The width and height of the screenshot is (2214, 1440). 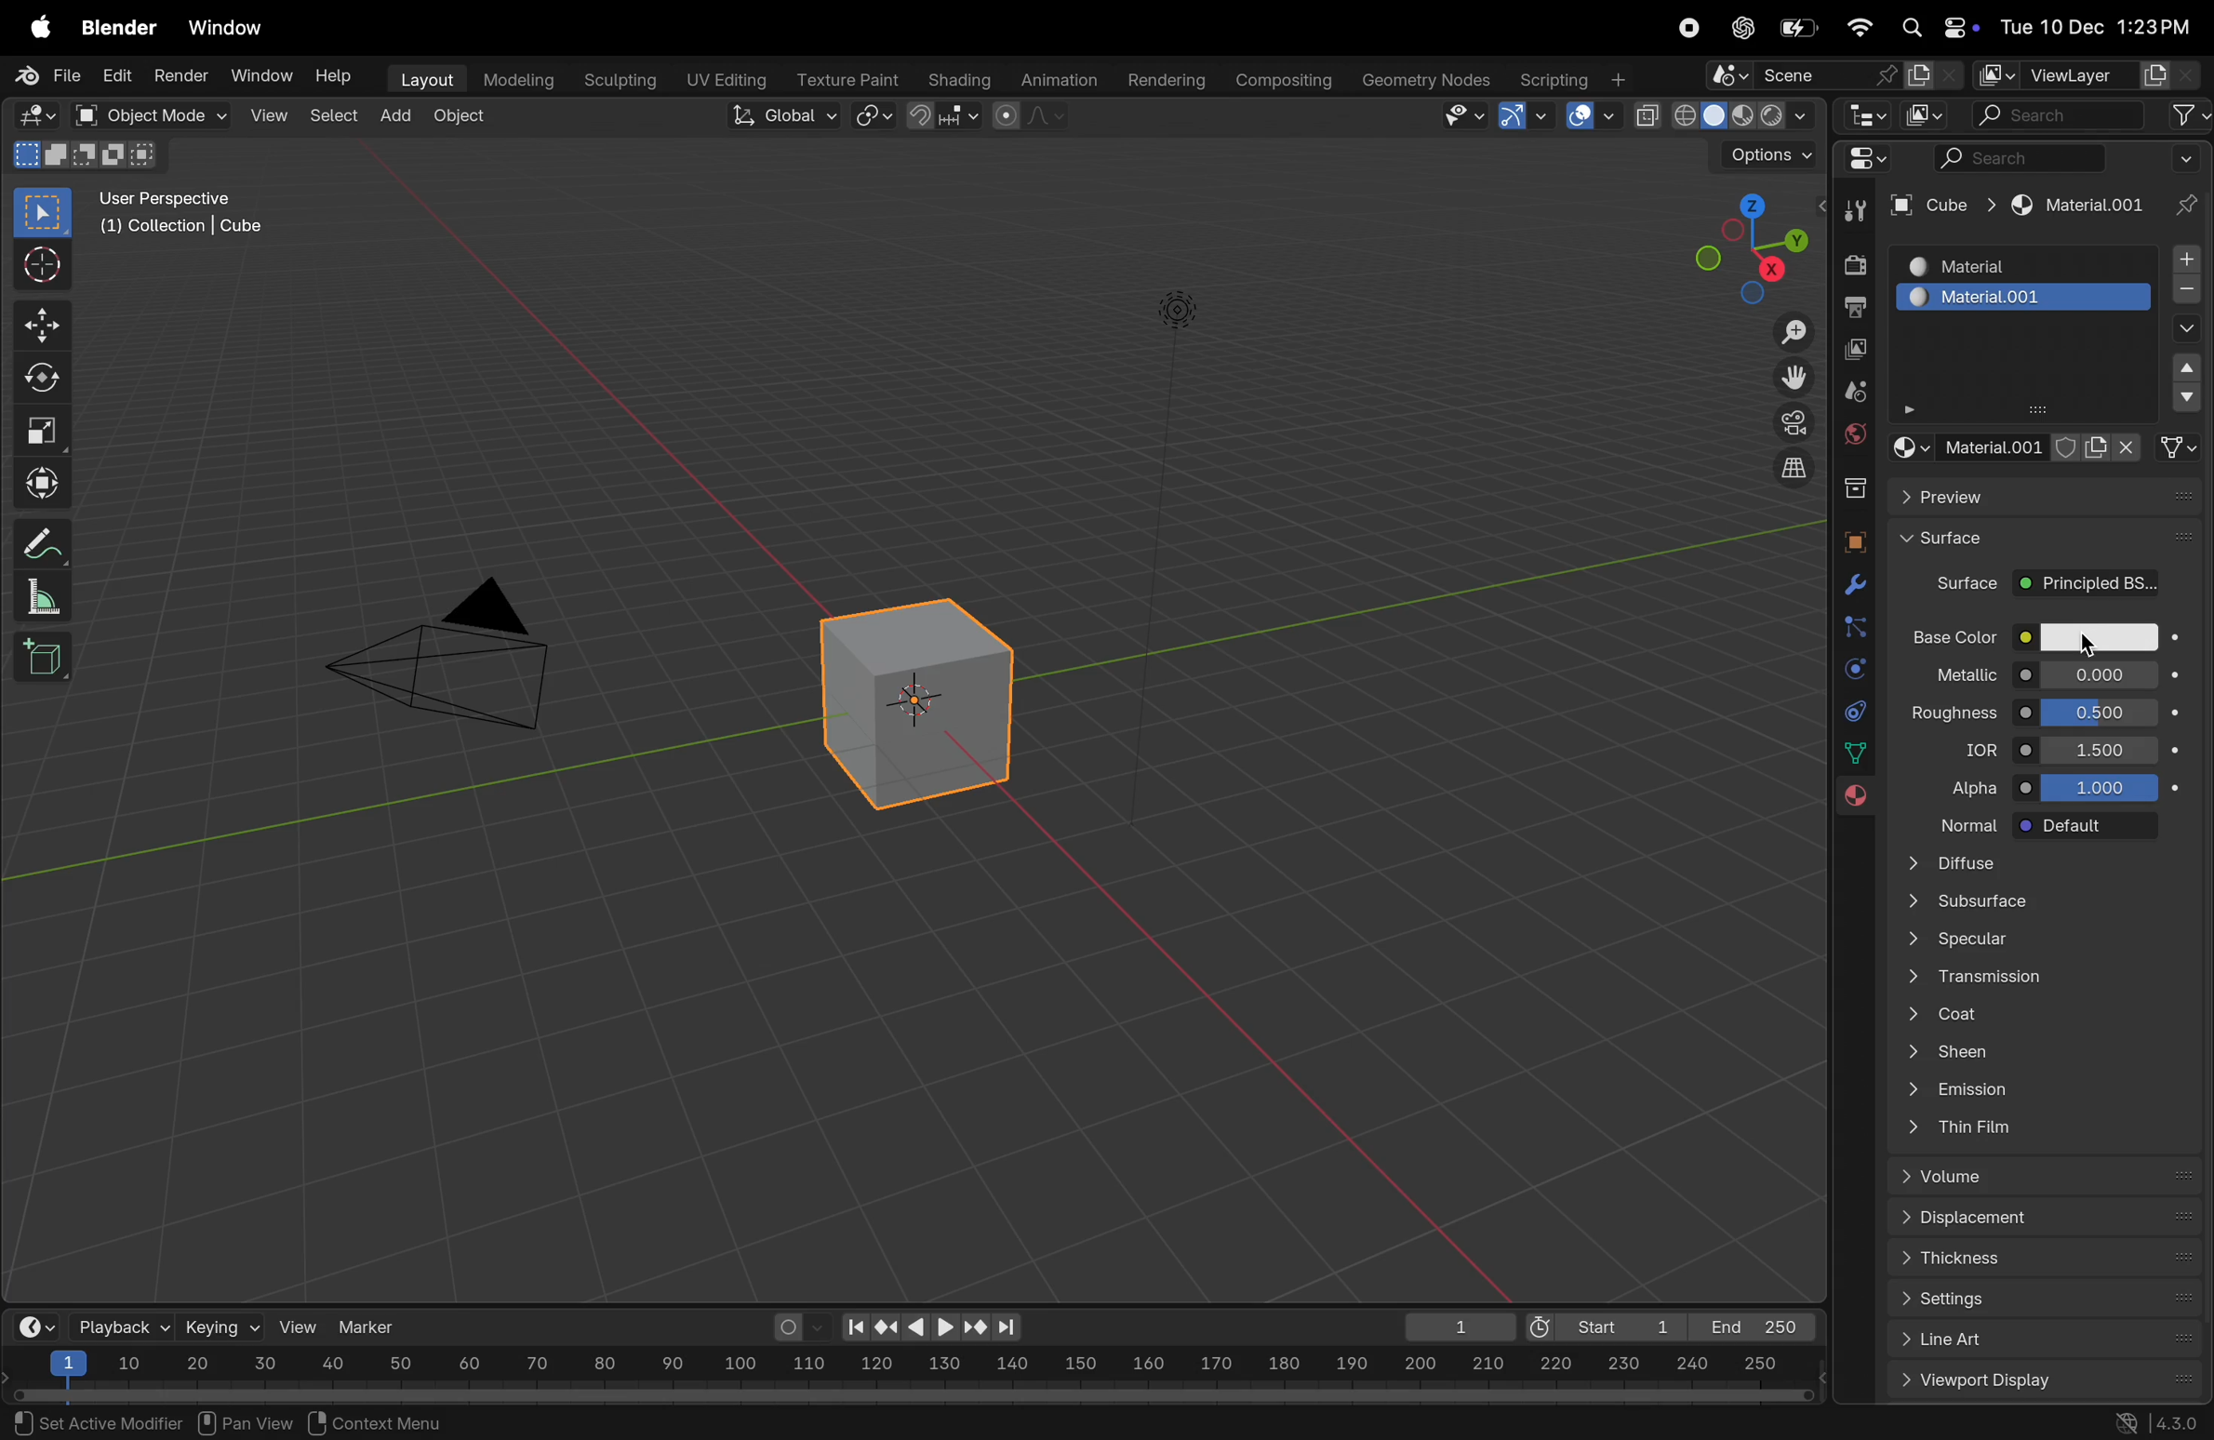 I want to click on scene, so click(x=1855, y=392).